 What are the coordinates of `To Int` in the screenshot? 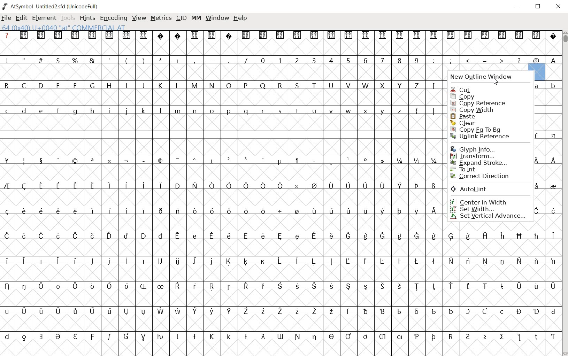 It's located at (463, 170).